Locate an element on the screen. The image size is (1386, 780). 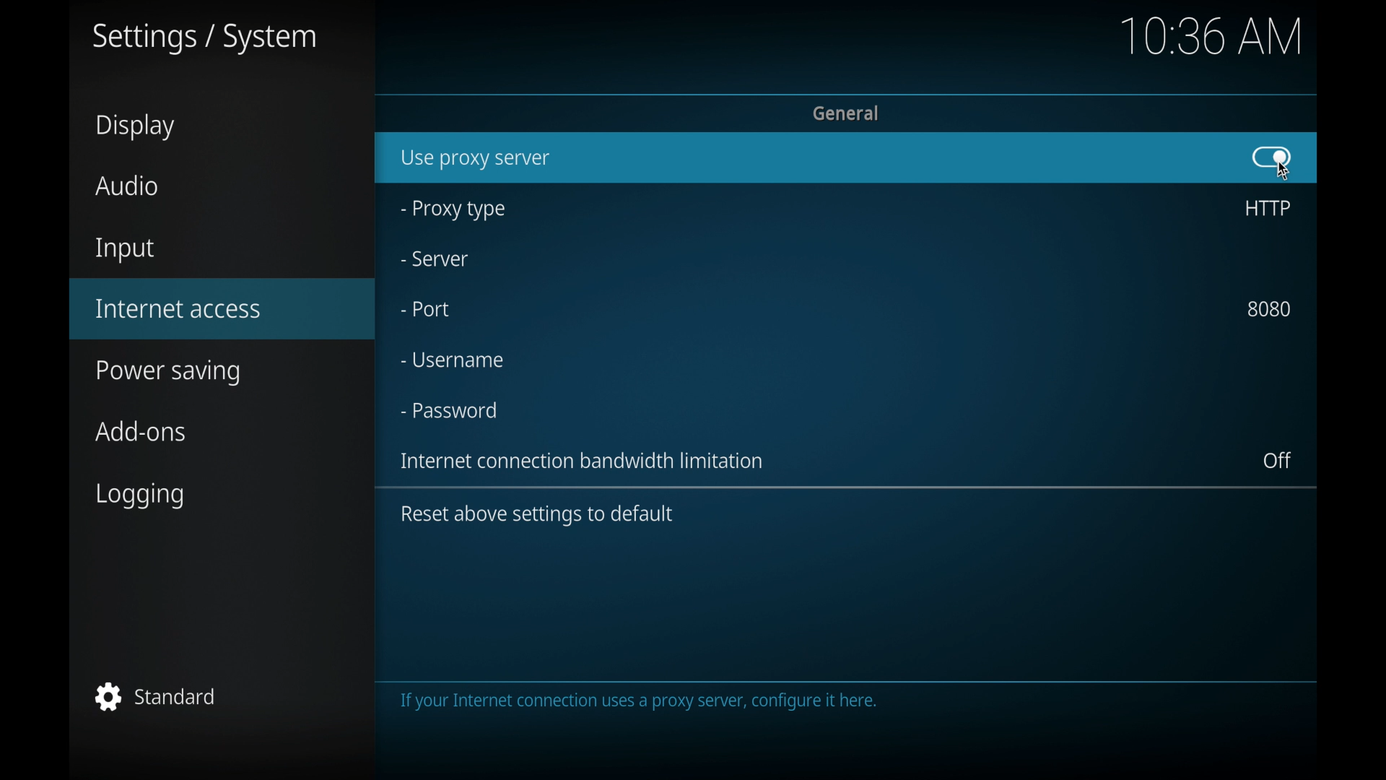
add-ons is located at coordinates (142, 431).